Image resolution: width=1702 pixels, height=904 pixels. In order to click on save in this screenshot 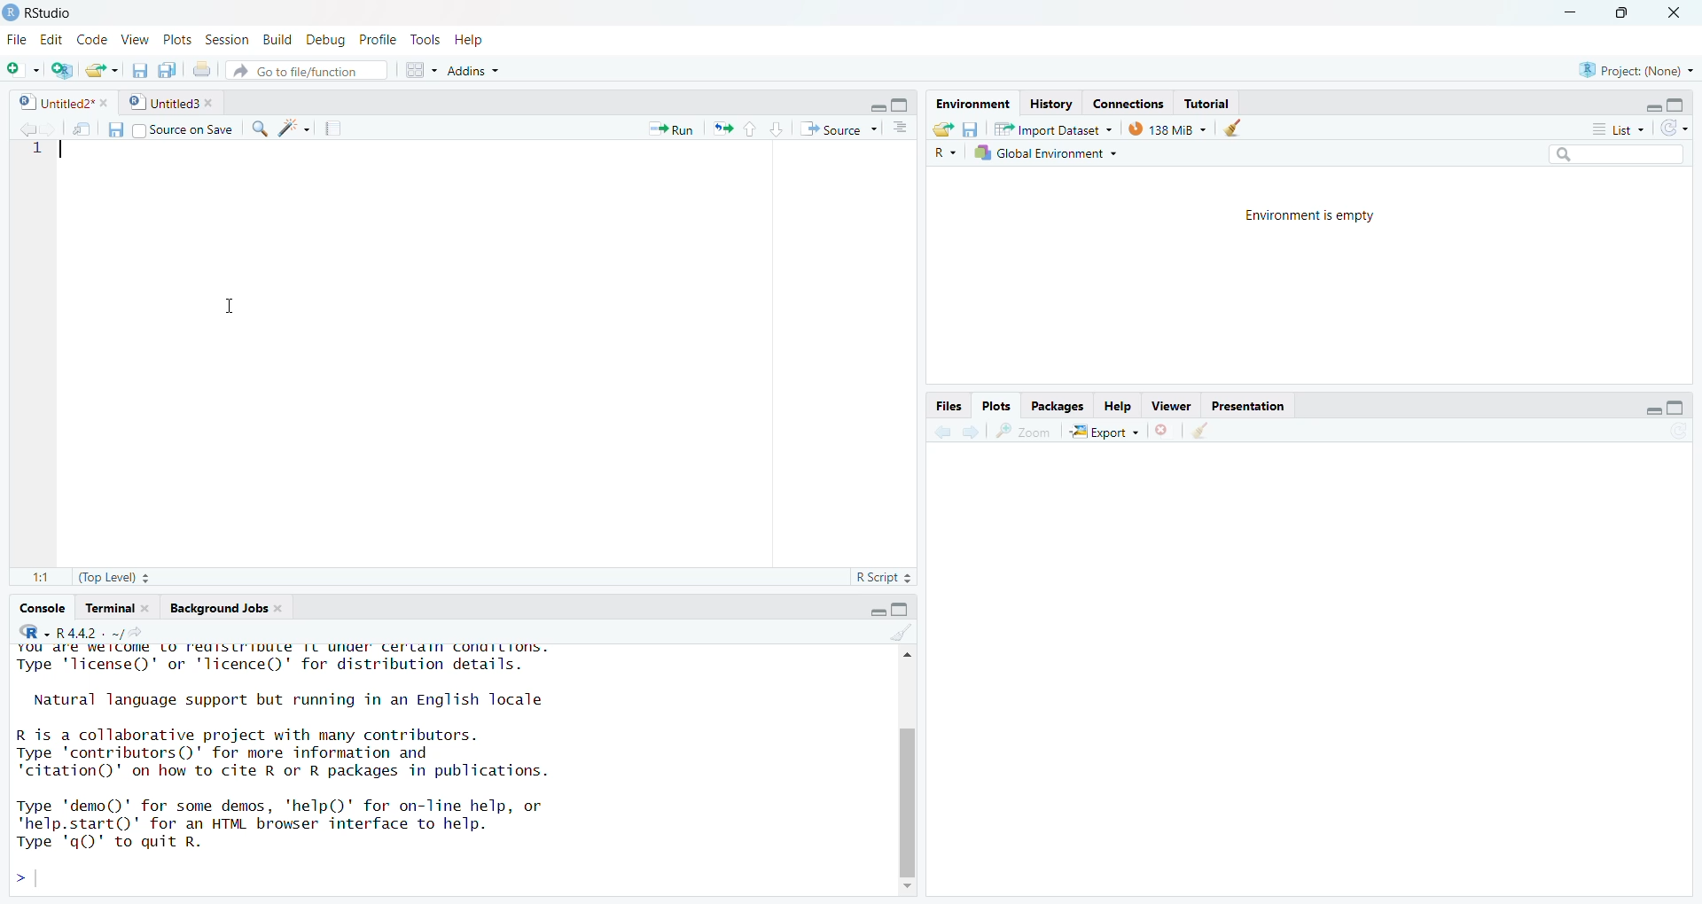, I will do `click(110, 129)`.